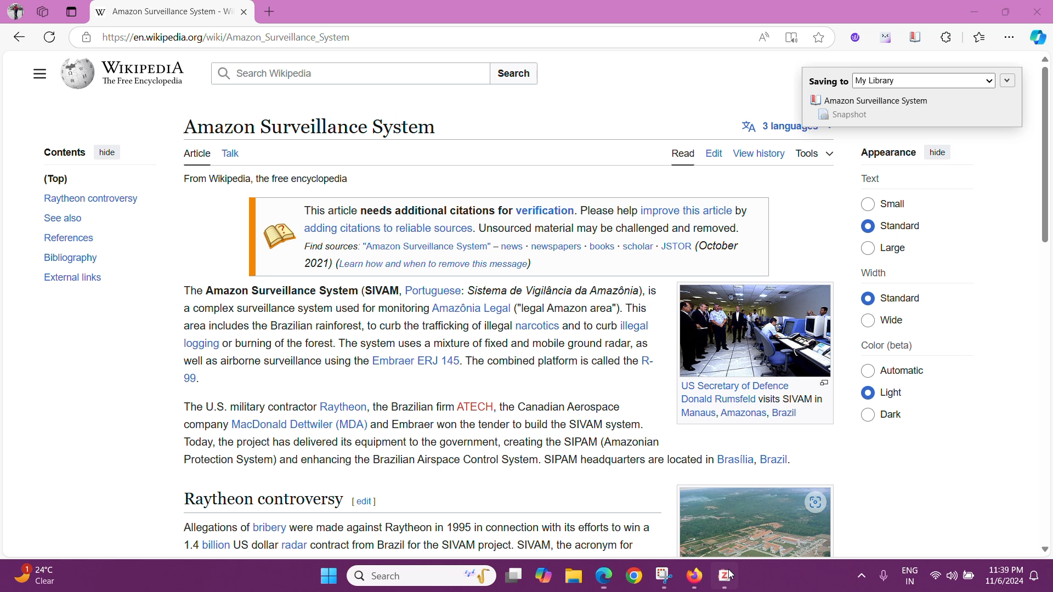  I want to click on Copilot, so click(1037, 38).